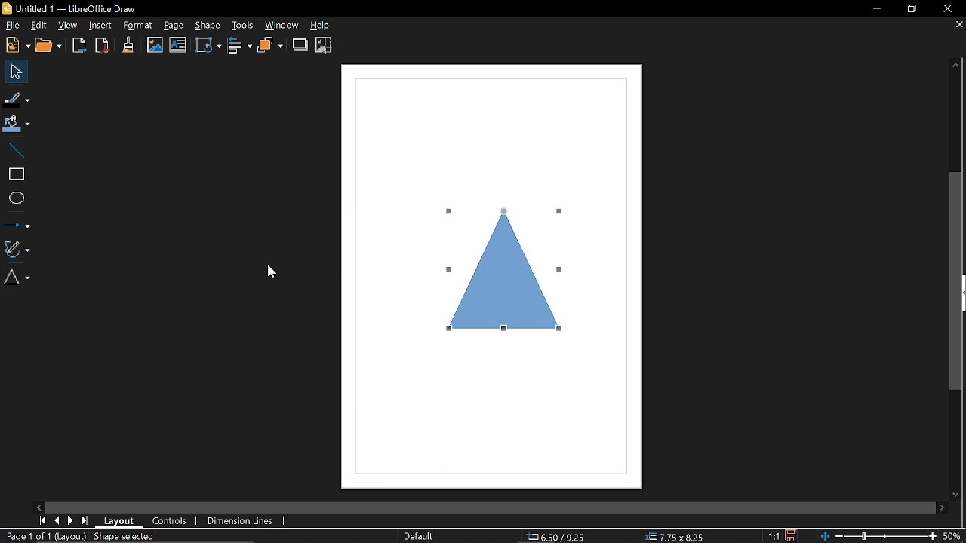 The width and height of the screenshot is (966, 543). Describe the element at coordinates (12, 25) in the screenshot. I see `File` at that location.